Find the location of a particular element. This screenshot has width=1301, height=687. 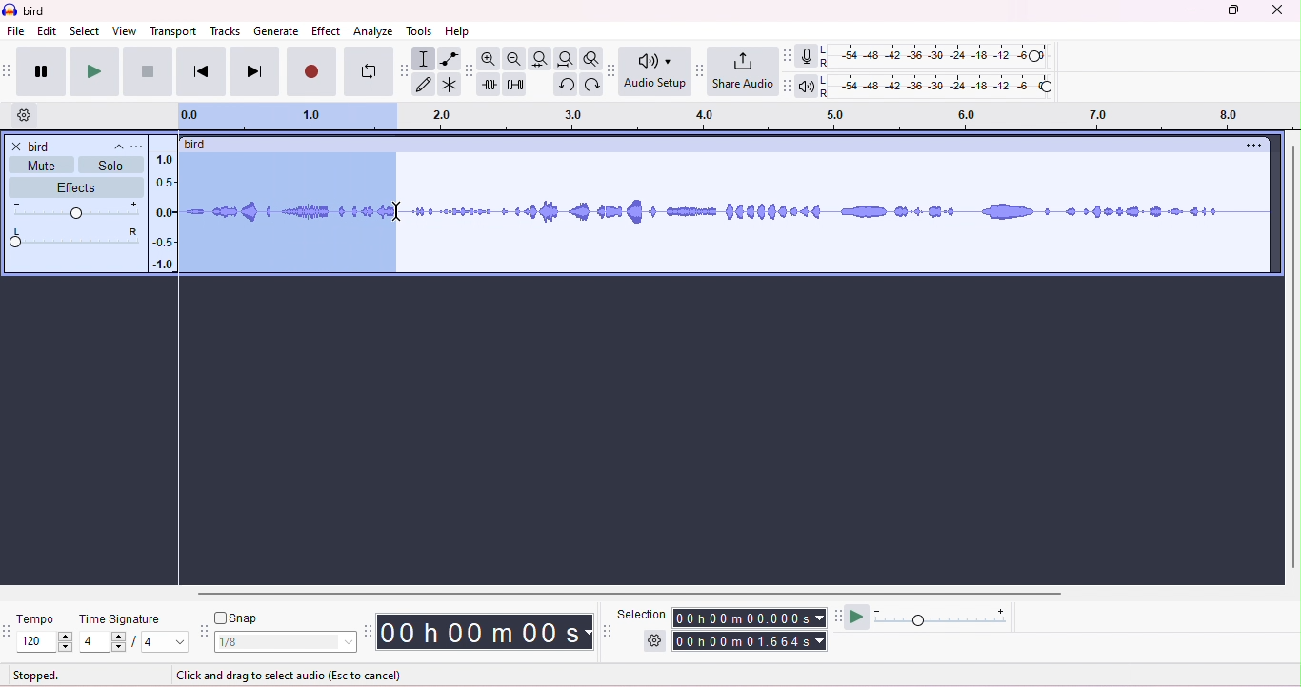

snap is located at coordinates (237, 617).